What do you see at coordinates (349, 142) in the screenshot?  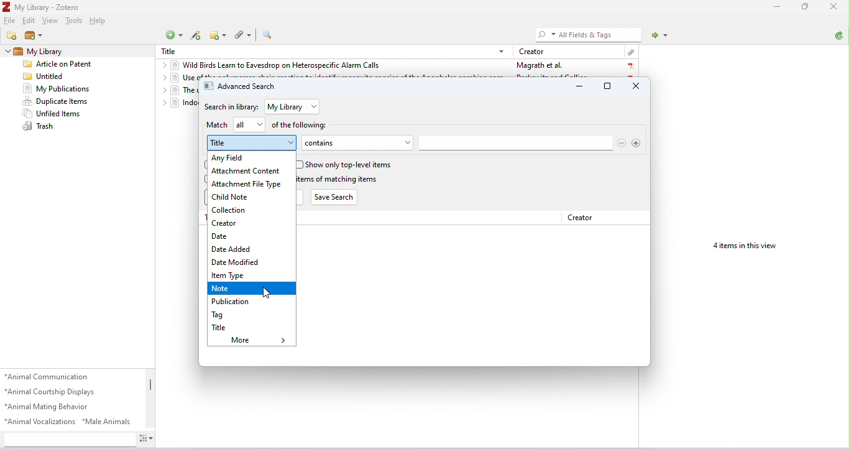 I see `contains` at bounding box center [349, 142].